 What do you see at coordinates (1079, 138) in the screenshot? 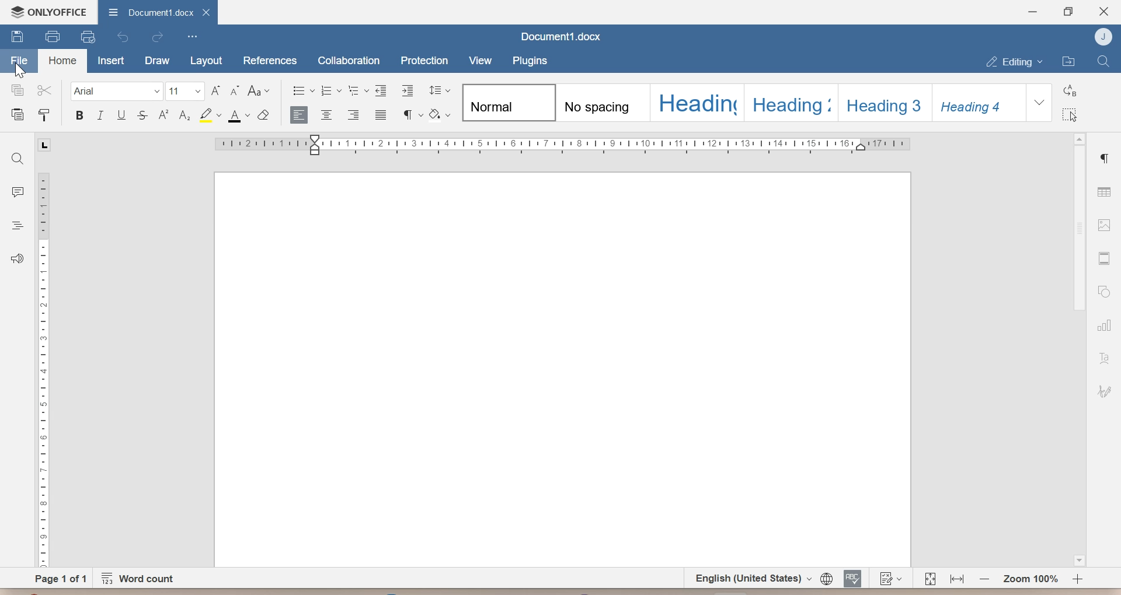
I see `Scroll up` at bounding box center [1079, 138].